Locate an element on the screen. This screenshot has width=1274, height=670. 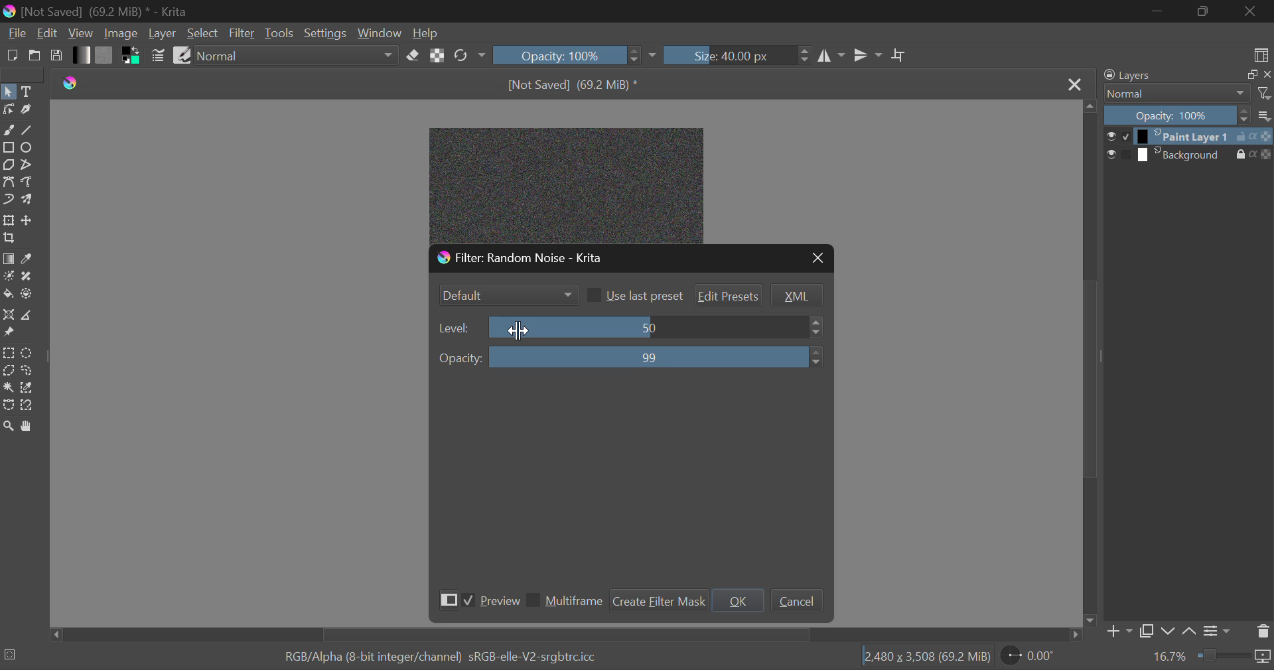
Save is located at coordinates (57, 56).